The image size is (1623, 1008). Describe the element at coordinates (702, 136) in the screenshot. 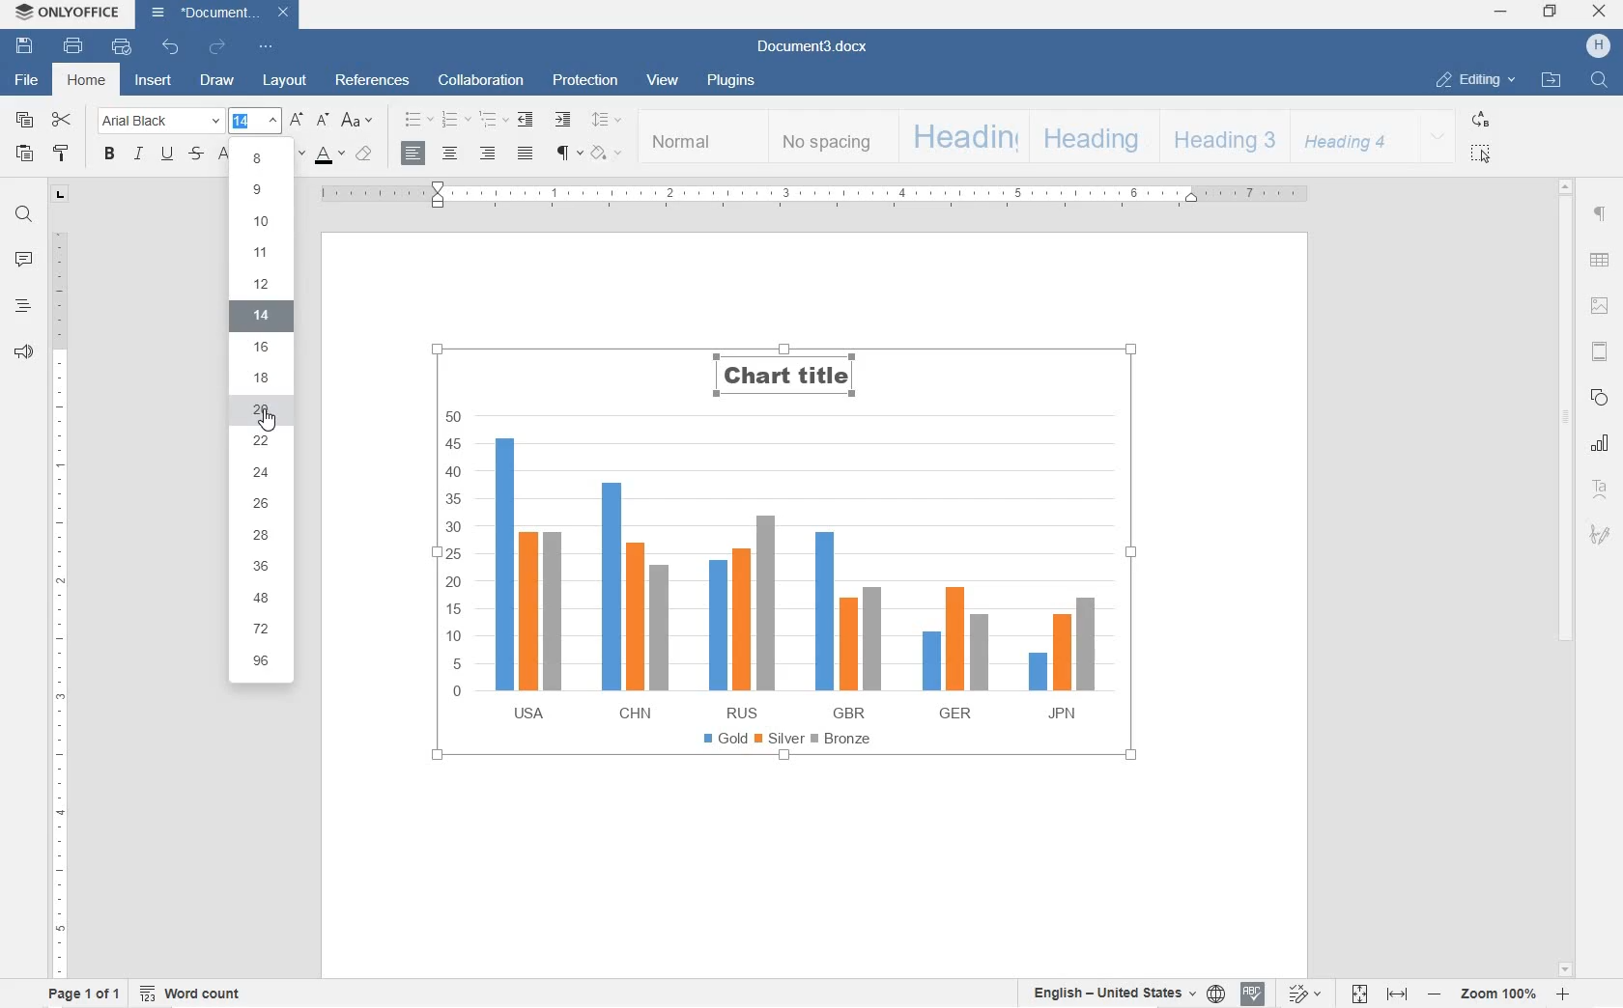

I see `NORMAL` at that location.